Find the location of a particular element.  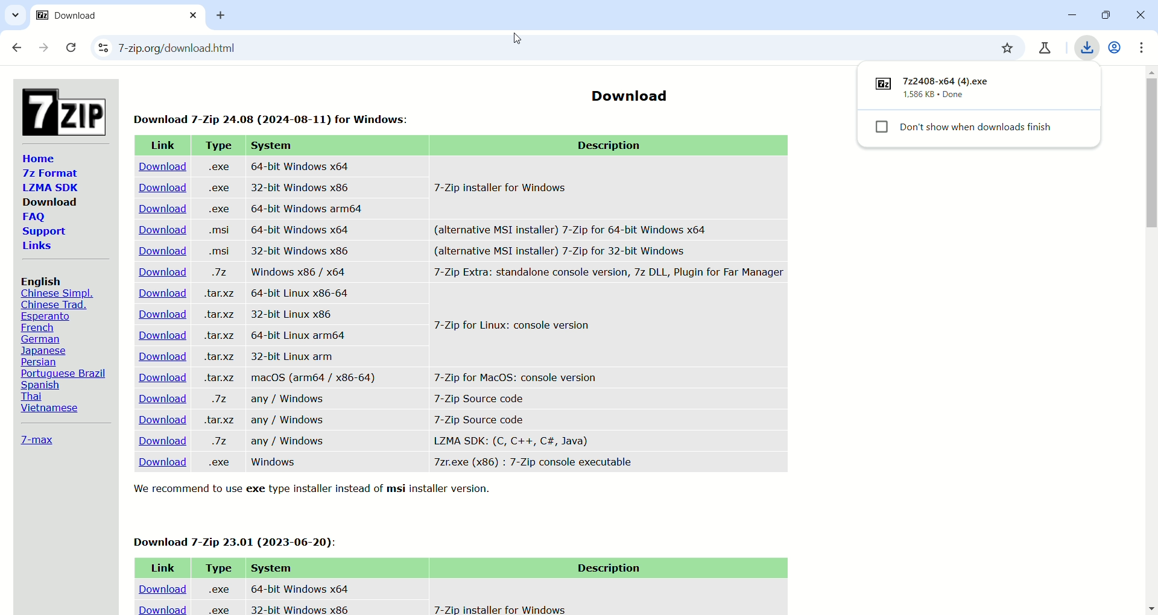

Download is located at coordinates (160, 356).